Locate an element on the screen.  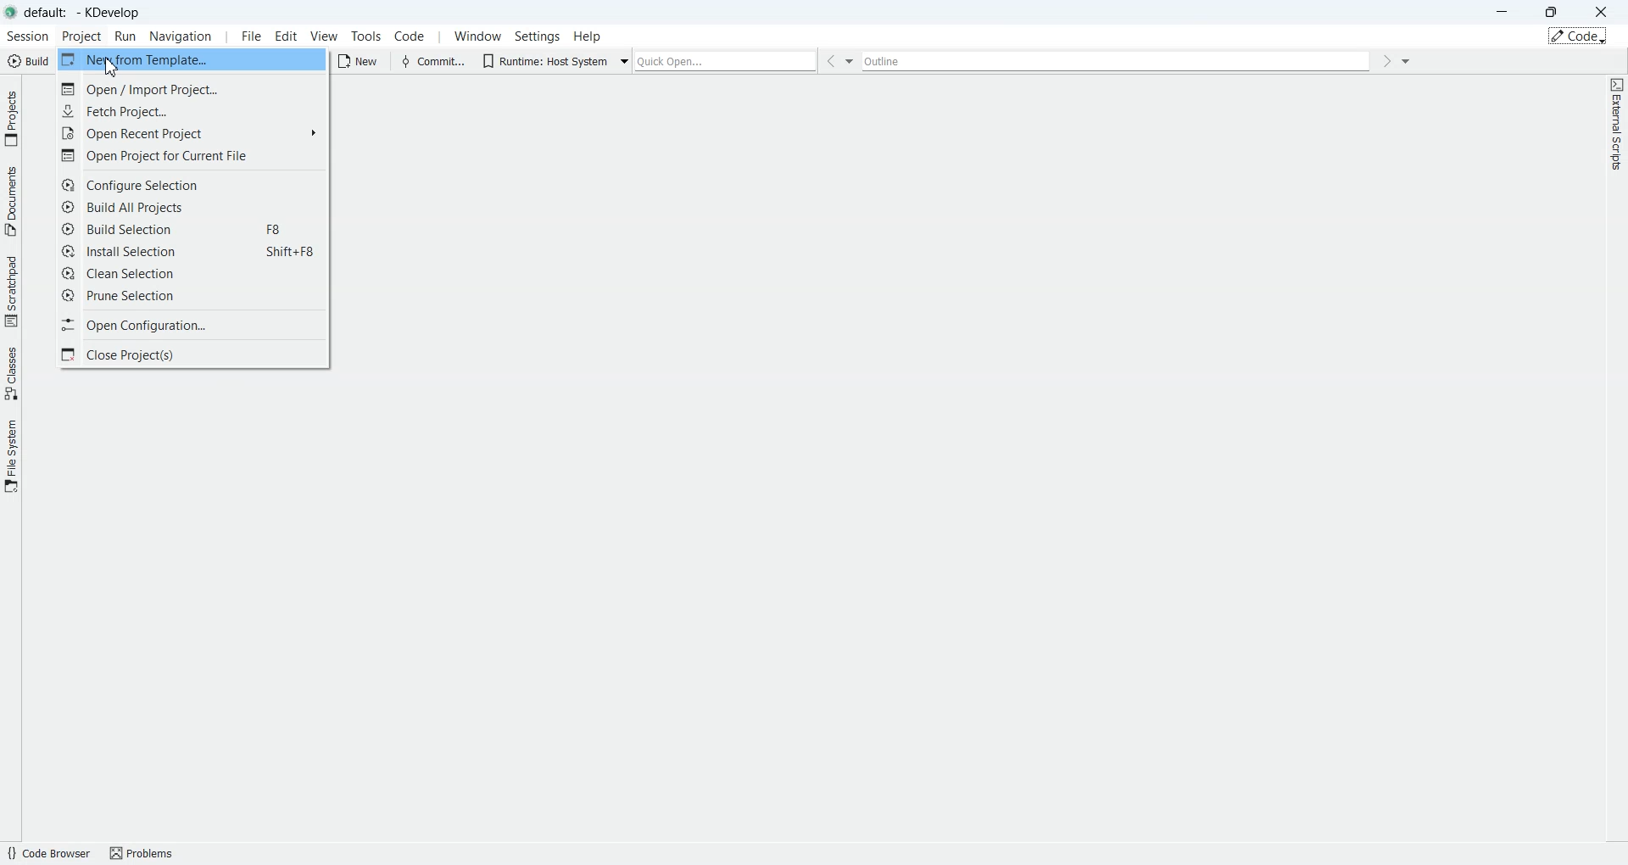
New is located at coordinates (361, 61).